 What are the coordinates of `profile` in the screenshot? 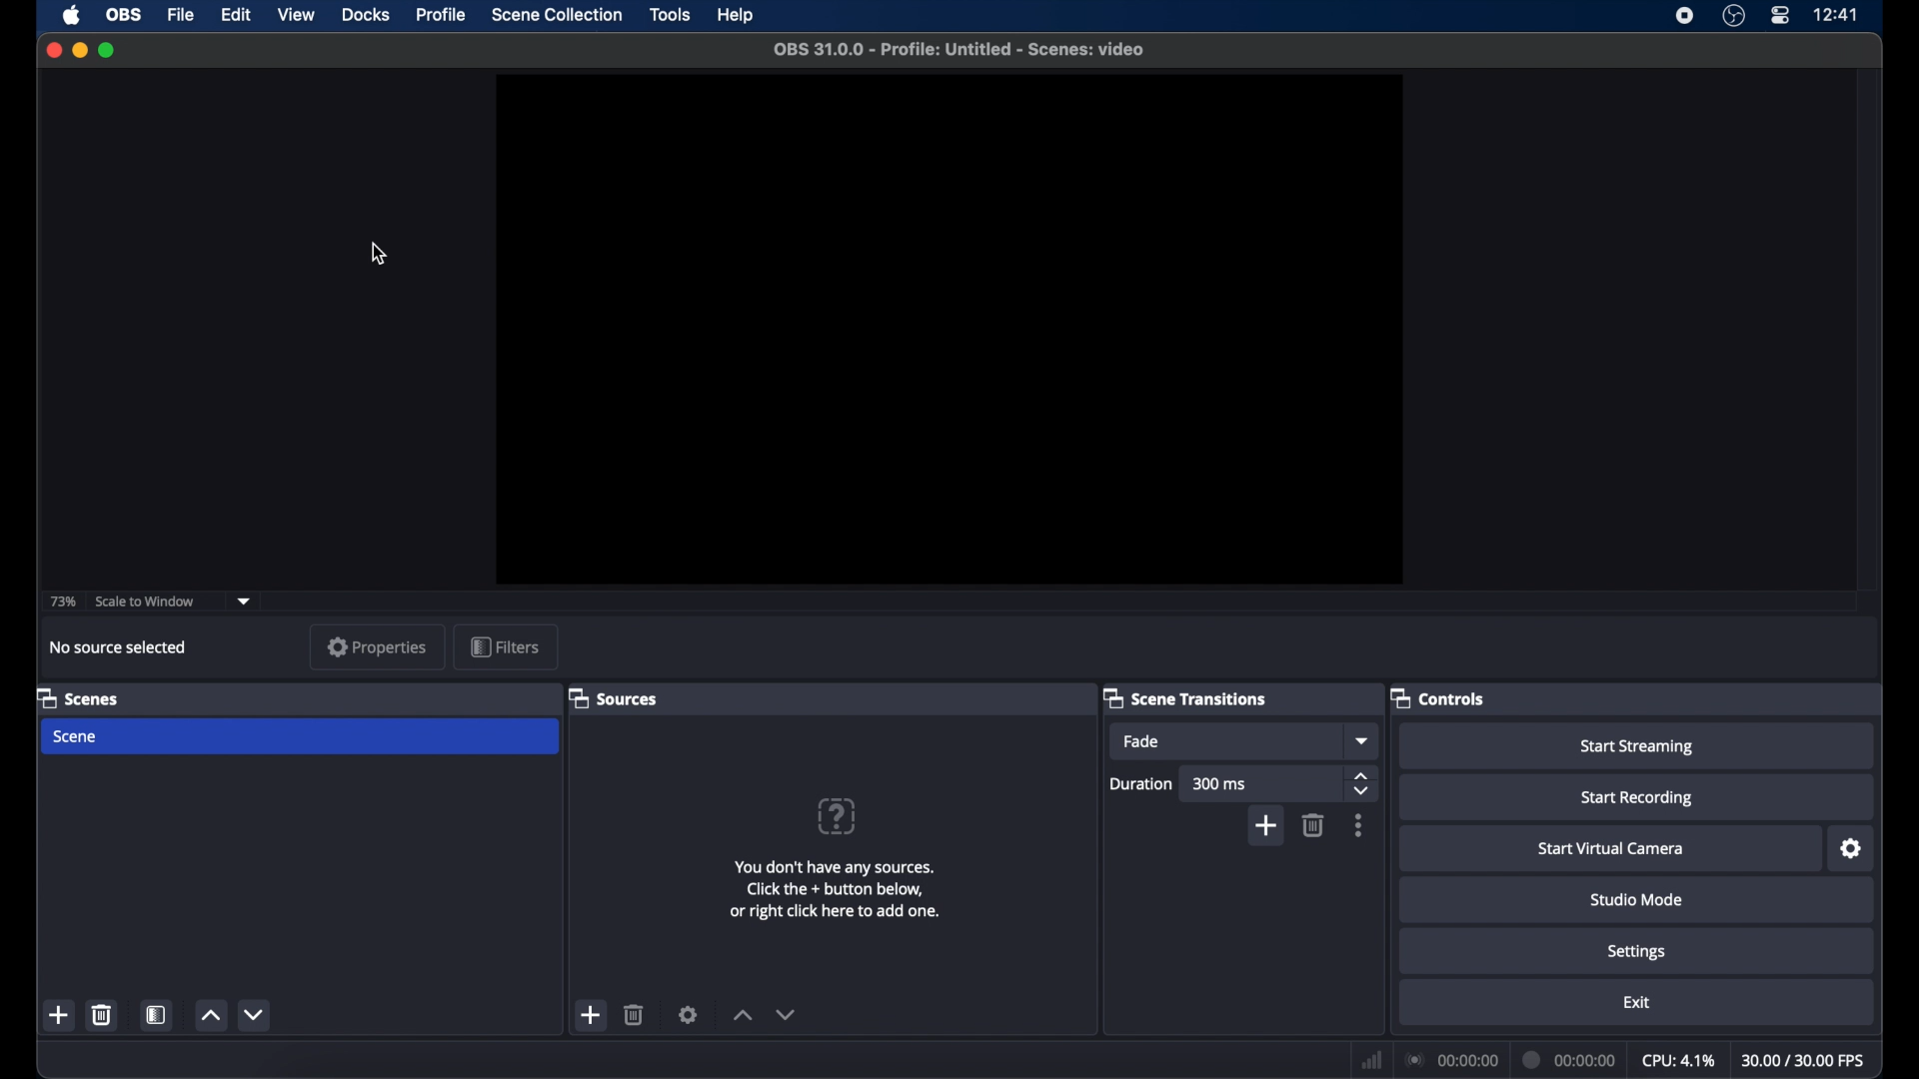 It's located at (443, 15).